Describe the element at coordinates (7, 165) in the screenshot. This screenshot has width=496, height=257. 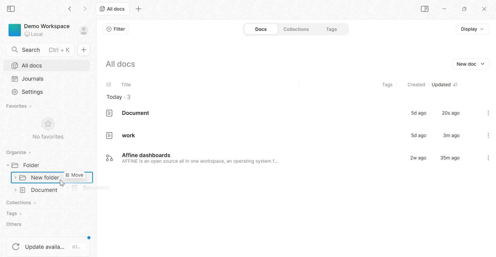
I see `collapse/expand` at that location.